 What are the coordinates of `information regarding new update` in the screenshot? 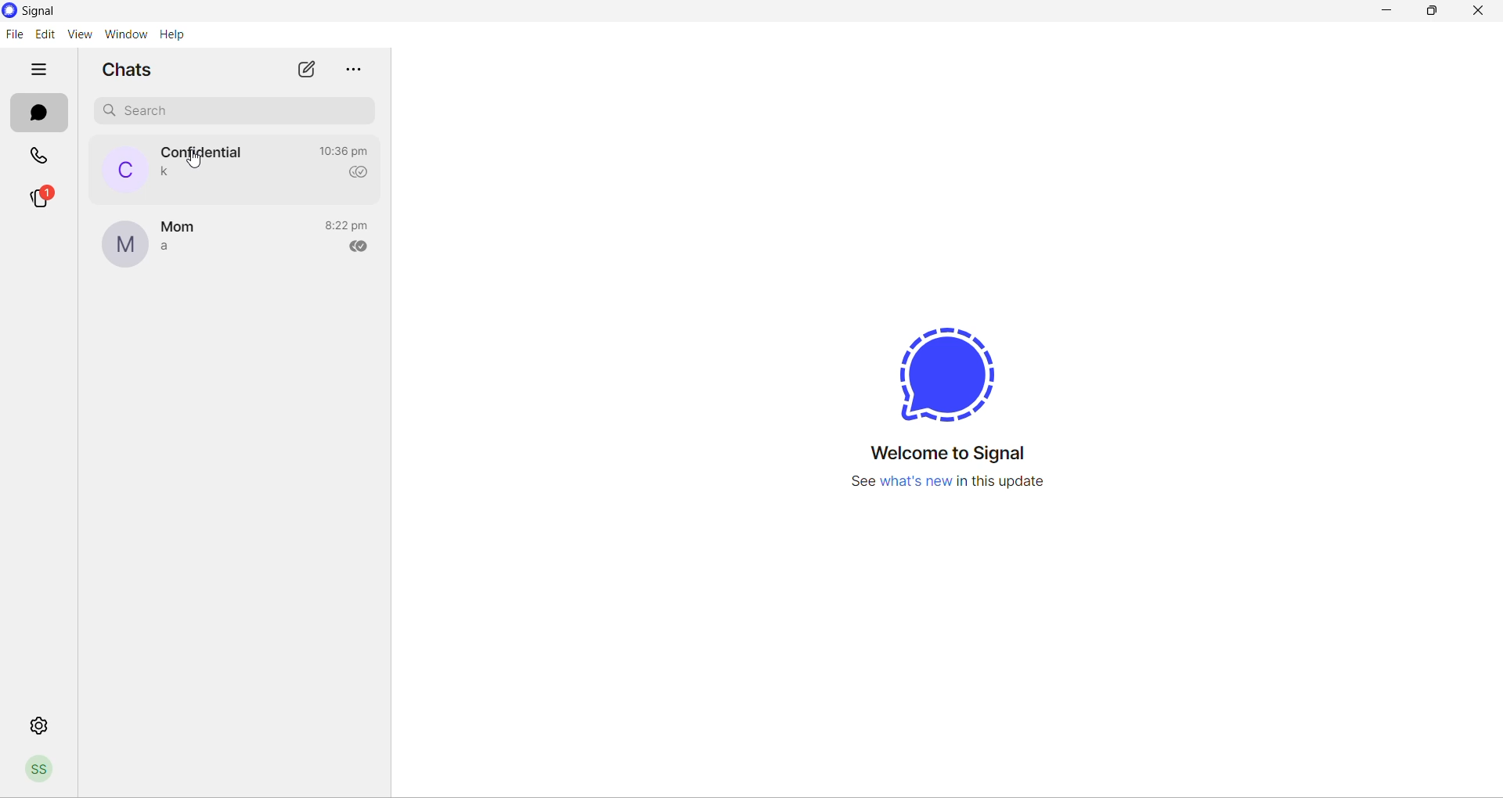 It's located at (961, 483).